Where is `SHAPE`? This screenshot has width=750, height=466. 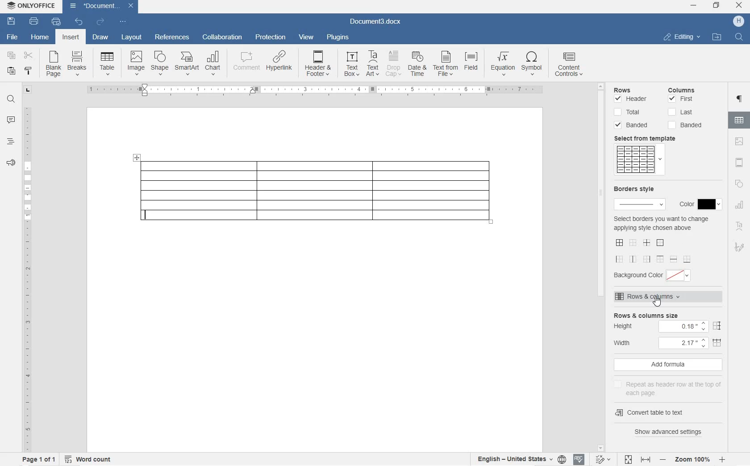
SHAPE is located at coordinates (160, 64).